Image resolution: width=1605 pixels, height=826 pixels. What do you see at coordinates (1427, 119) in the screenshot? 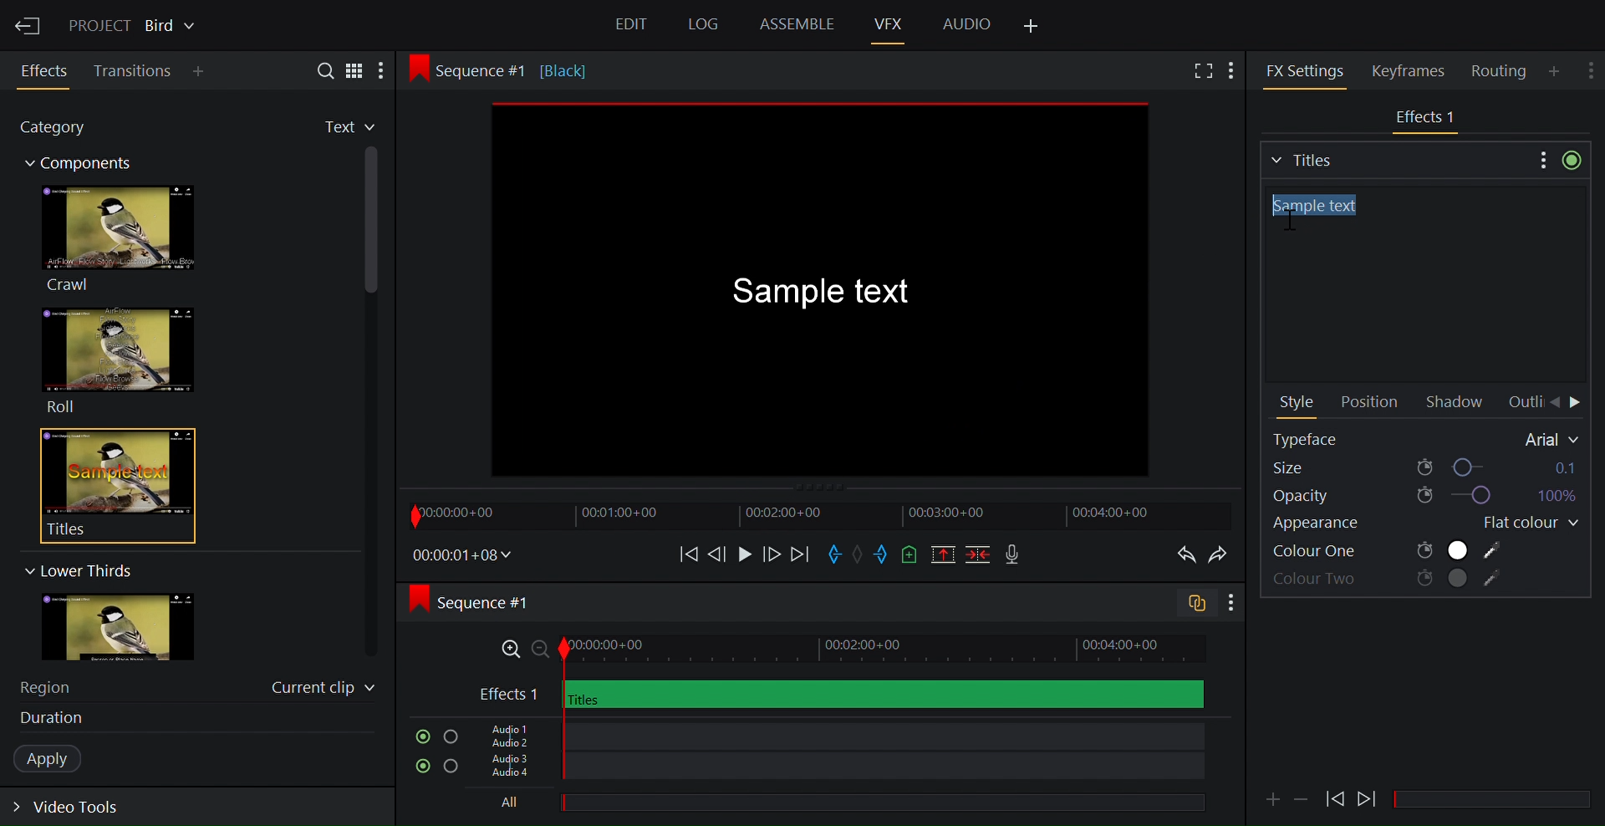
I see `Video Track Effects ` at bounding box center [1427, 119].